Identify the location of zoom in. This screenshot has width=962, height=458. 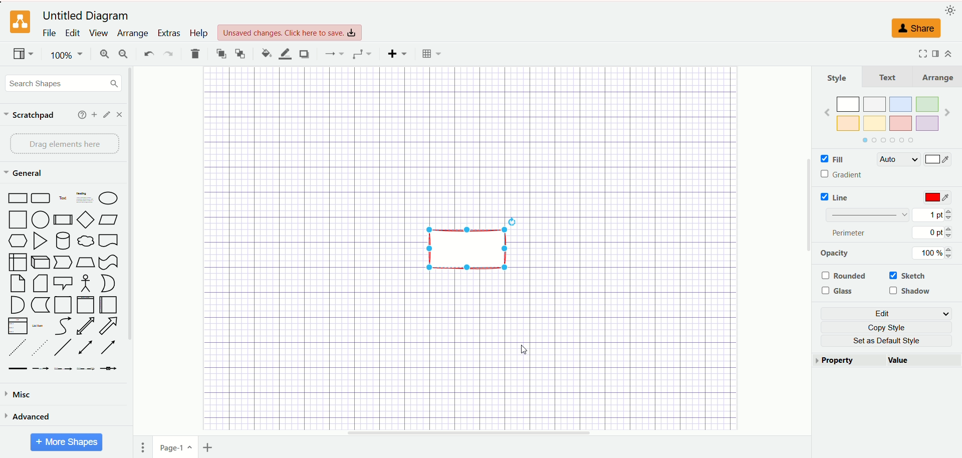
(104, 54).